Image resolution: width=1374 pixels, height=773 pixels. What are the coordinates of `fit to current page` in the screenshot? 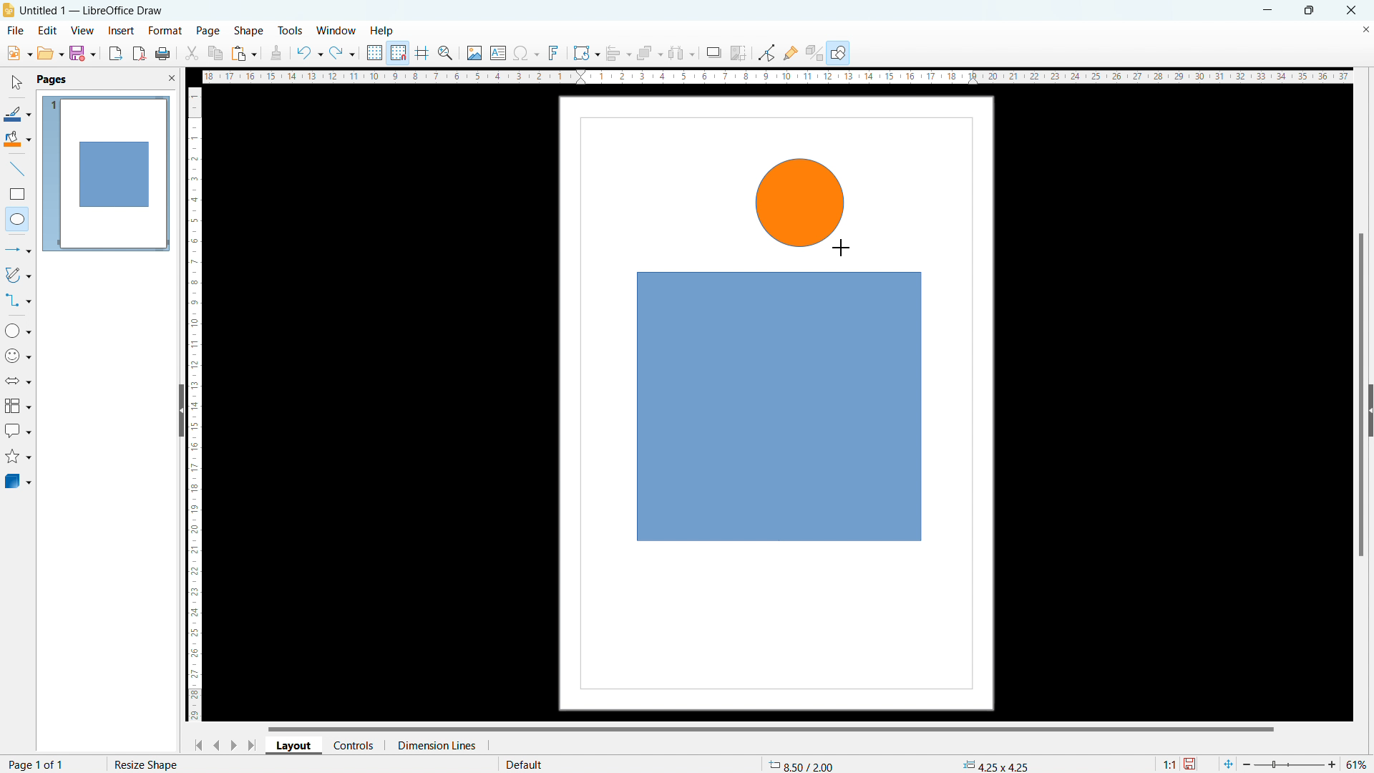 It's located at (1228, 764).